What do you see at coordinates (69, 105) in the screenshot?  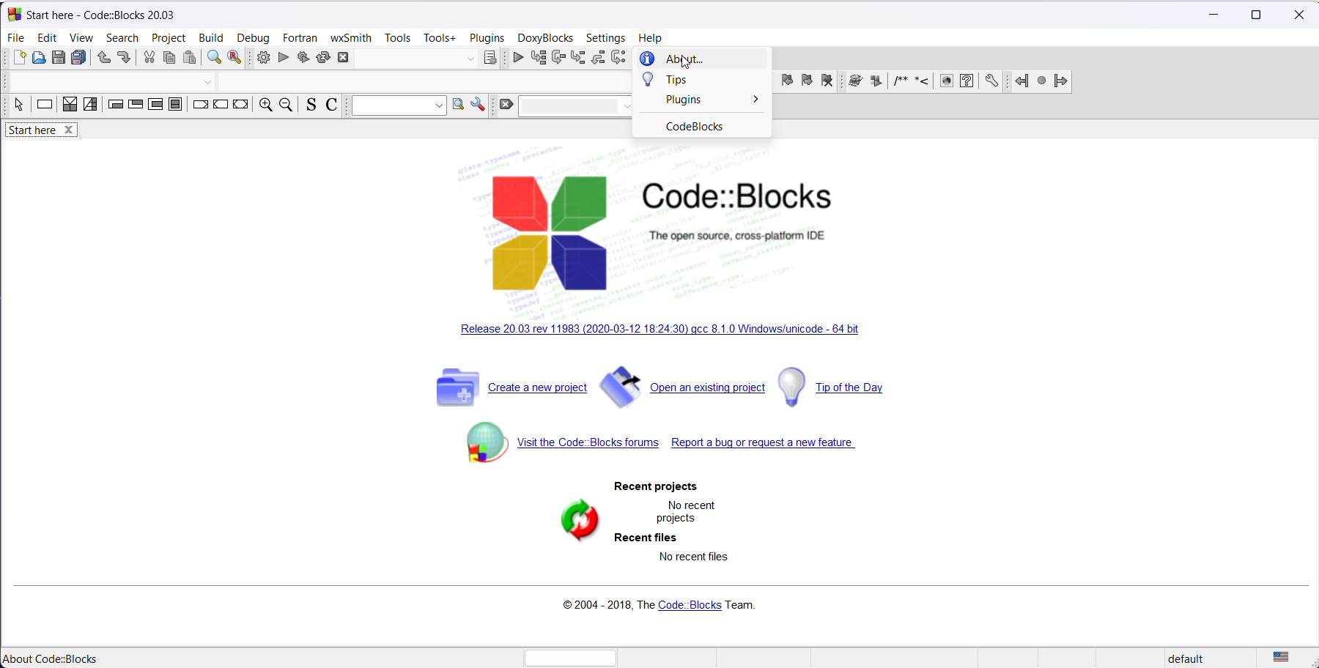 I see `decision ` at bounding box center [69, 105].